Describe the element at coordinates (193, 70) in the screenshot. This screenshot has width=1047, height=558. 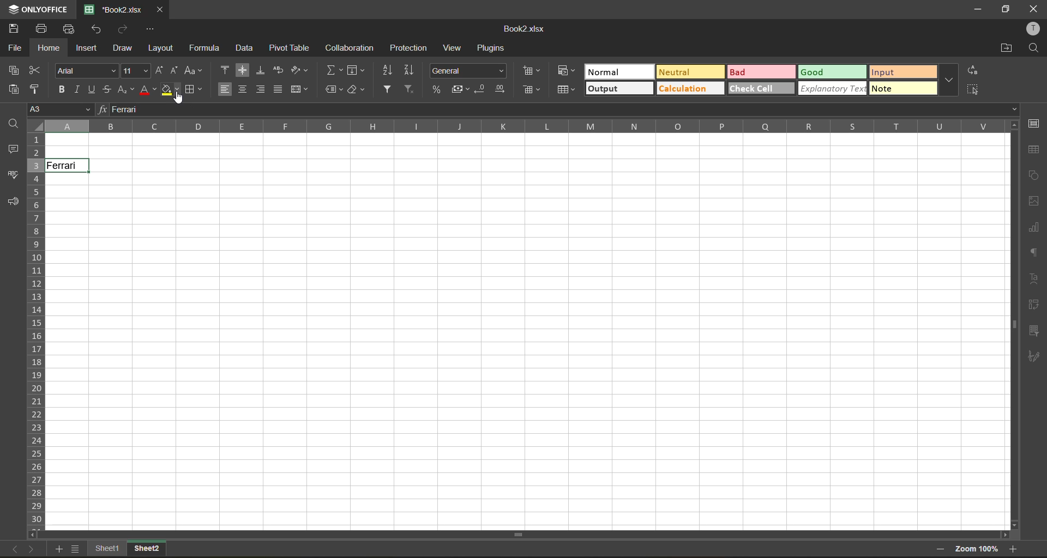
I see `change case` at that location.